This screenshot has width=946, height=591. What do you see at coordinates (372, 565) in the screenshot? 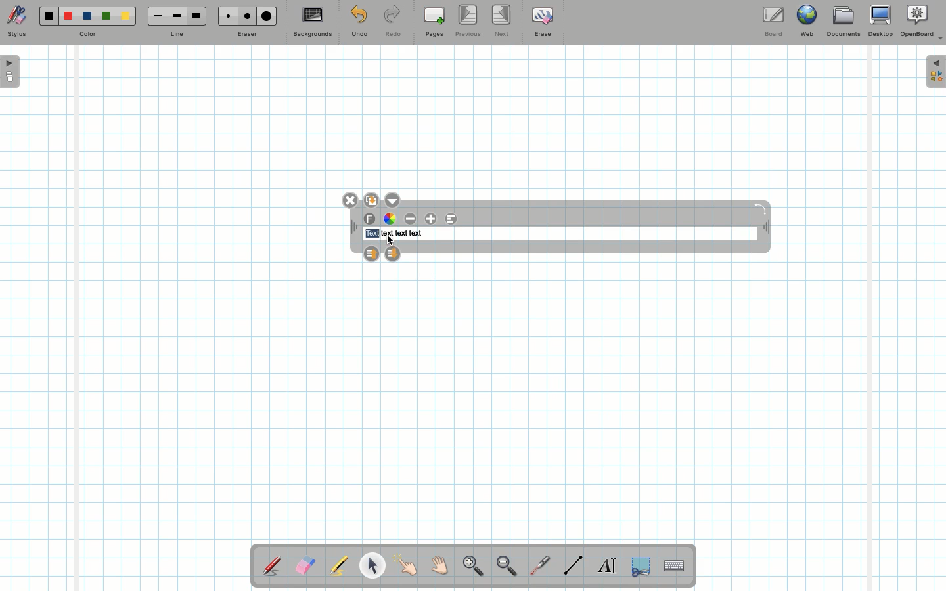
I see `Pointer` at bounding box center [372, 565].